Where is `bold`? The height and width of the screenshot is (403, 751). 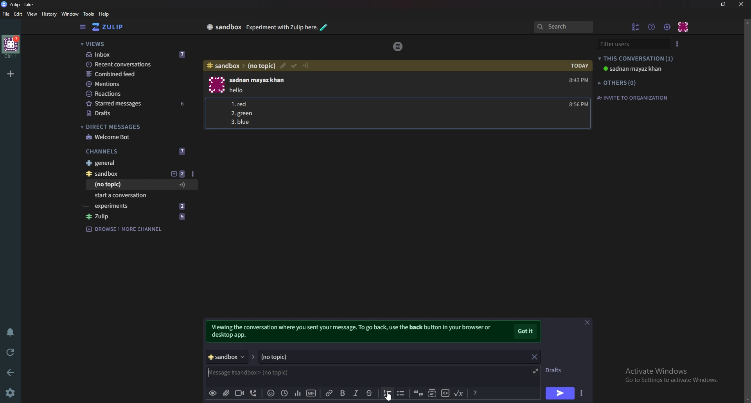 bold is located at coordinates (342, 393).